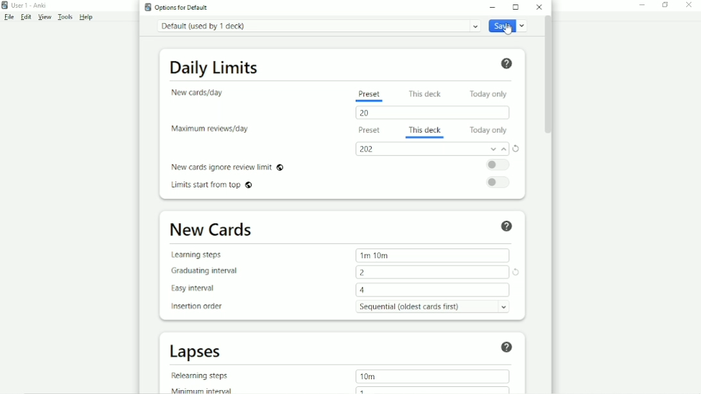  I want to click on Default (used by 1 deck), so click(318, 26).